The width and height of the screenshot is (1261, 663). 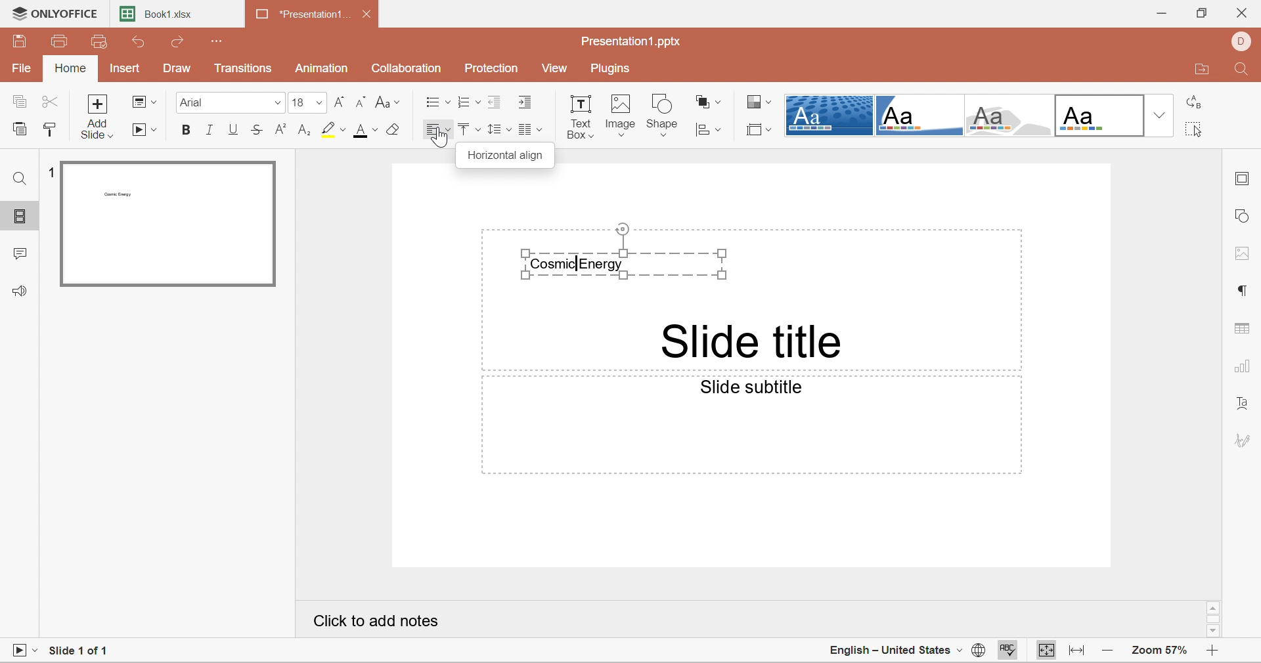 What do you see at coordinates (1214, 618) in the screenshot?
I see `Scroll Bar` at bounding box center [1214, 618].